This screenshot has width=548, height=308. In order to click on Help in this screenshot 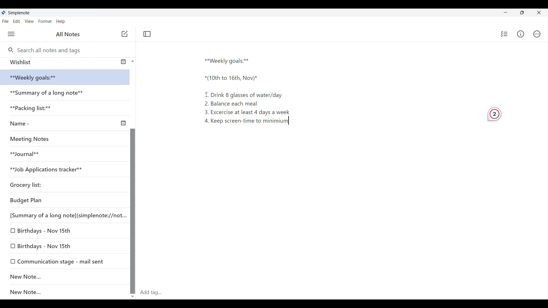, I will do `click(61, 22)`.